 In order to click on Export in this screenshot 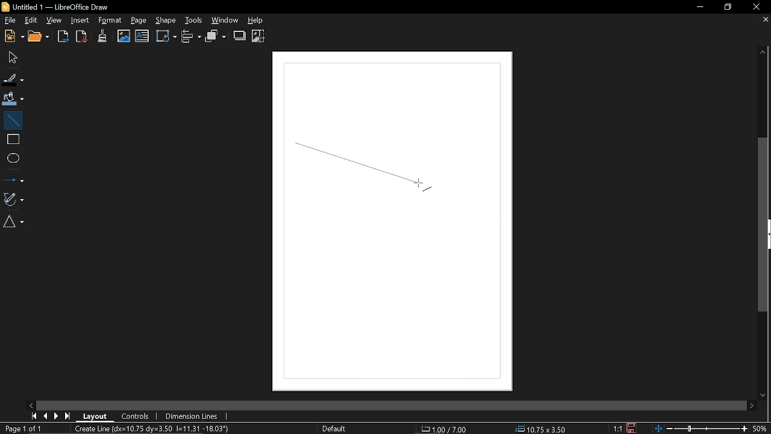, I will do `click(63, 37)`.